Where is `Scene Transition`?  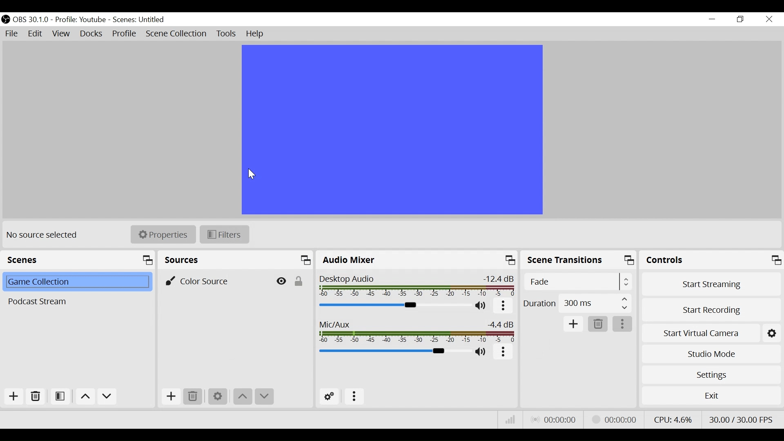 Scene Transition is located at coordinates (579, 261).